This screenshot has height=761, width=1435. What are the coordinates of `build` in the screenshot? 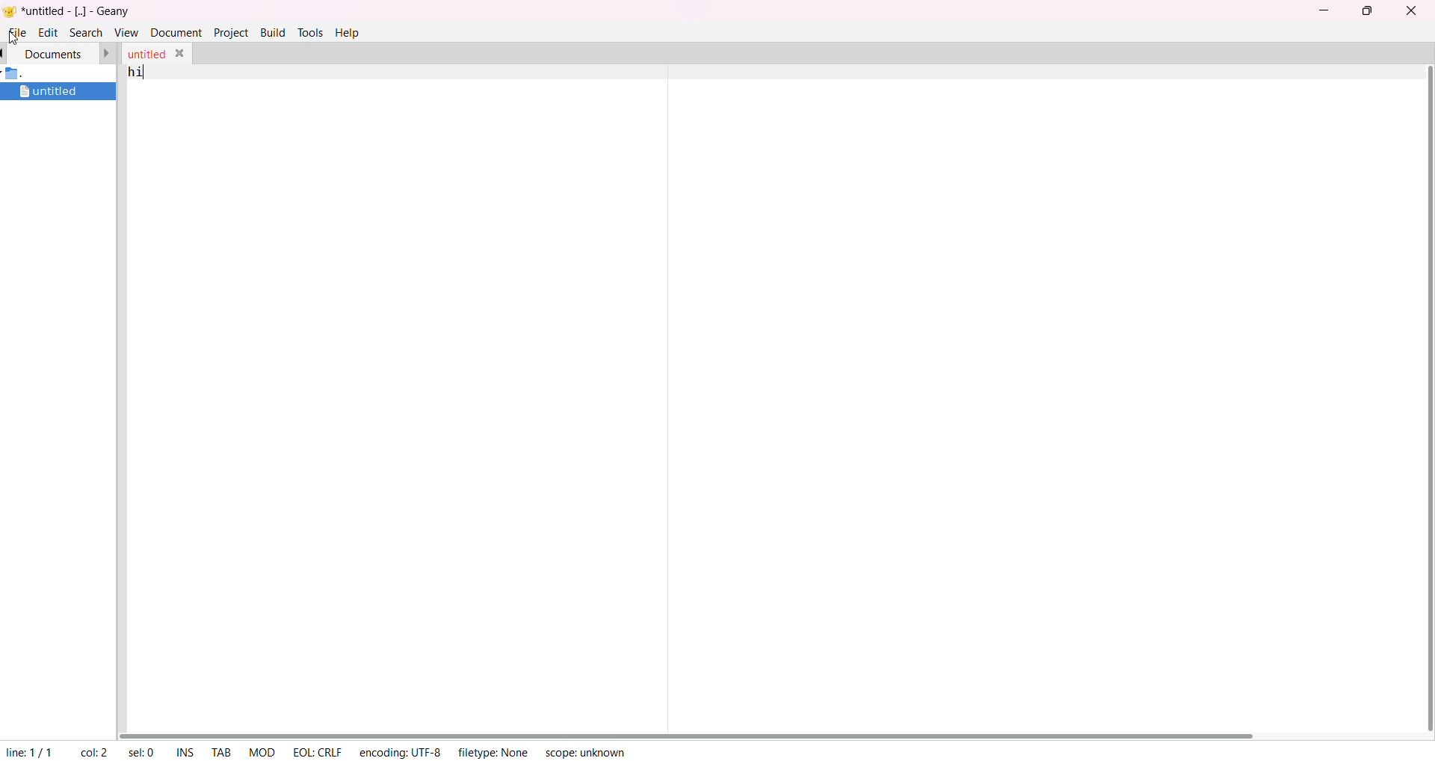 It's located at (273, 31).